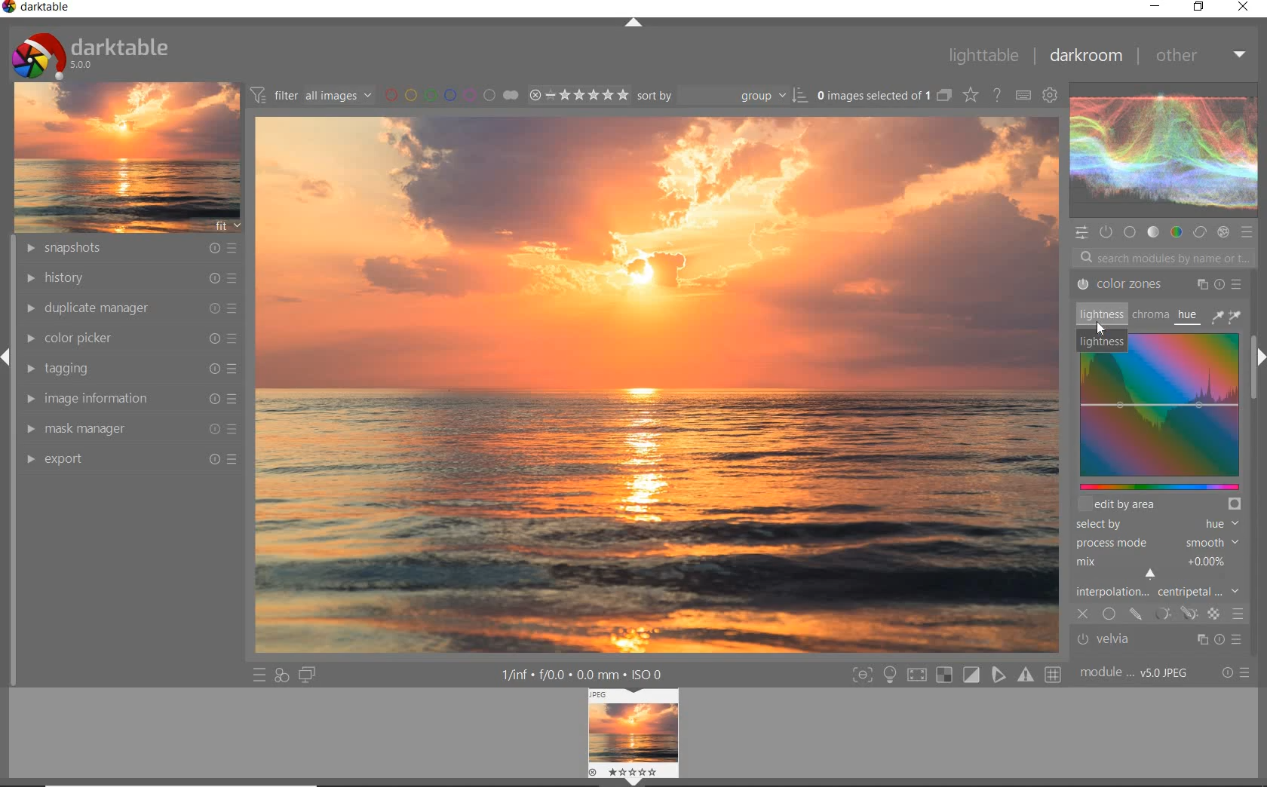 The image size is (1267, 787). I want to click on darkroom, so click(1089, 57).